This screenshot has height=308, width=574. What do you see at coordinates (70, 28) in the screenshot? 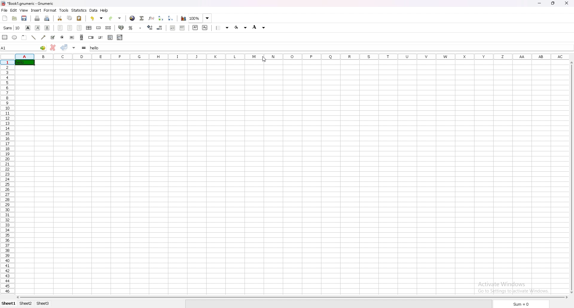
I see `centre` at bounding box center [70, 28].